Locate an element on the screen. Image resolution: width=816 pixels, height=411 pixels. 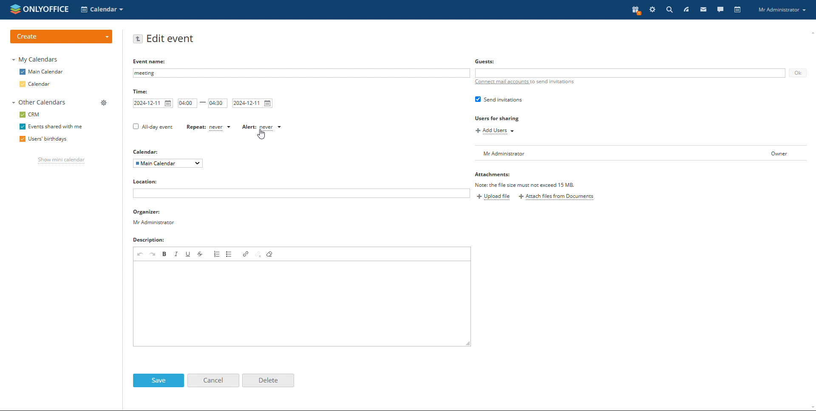
note: the file must not exceed 15 mB is located at coordinates (527, 185).